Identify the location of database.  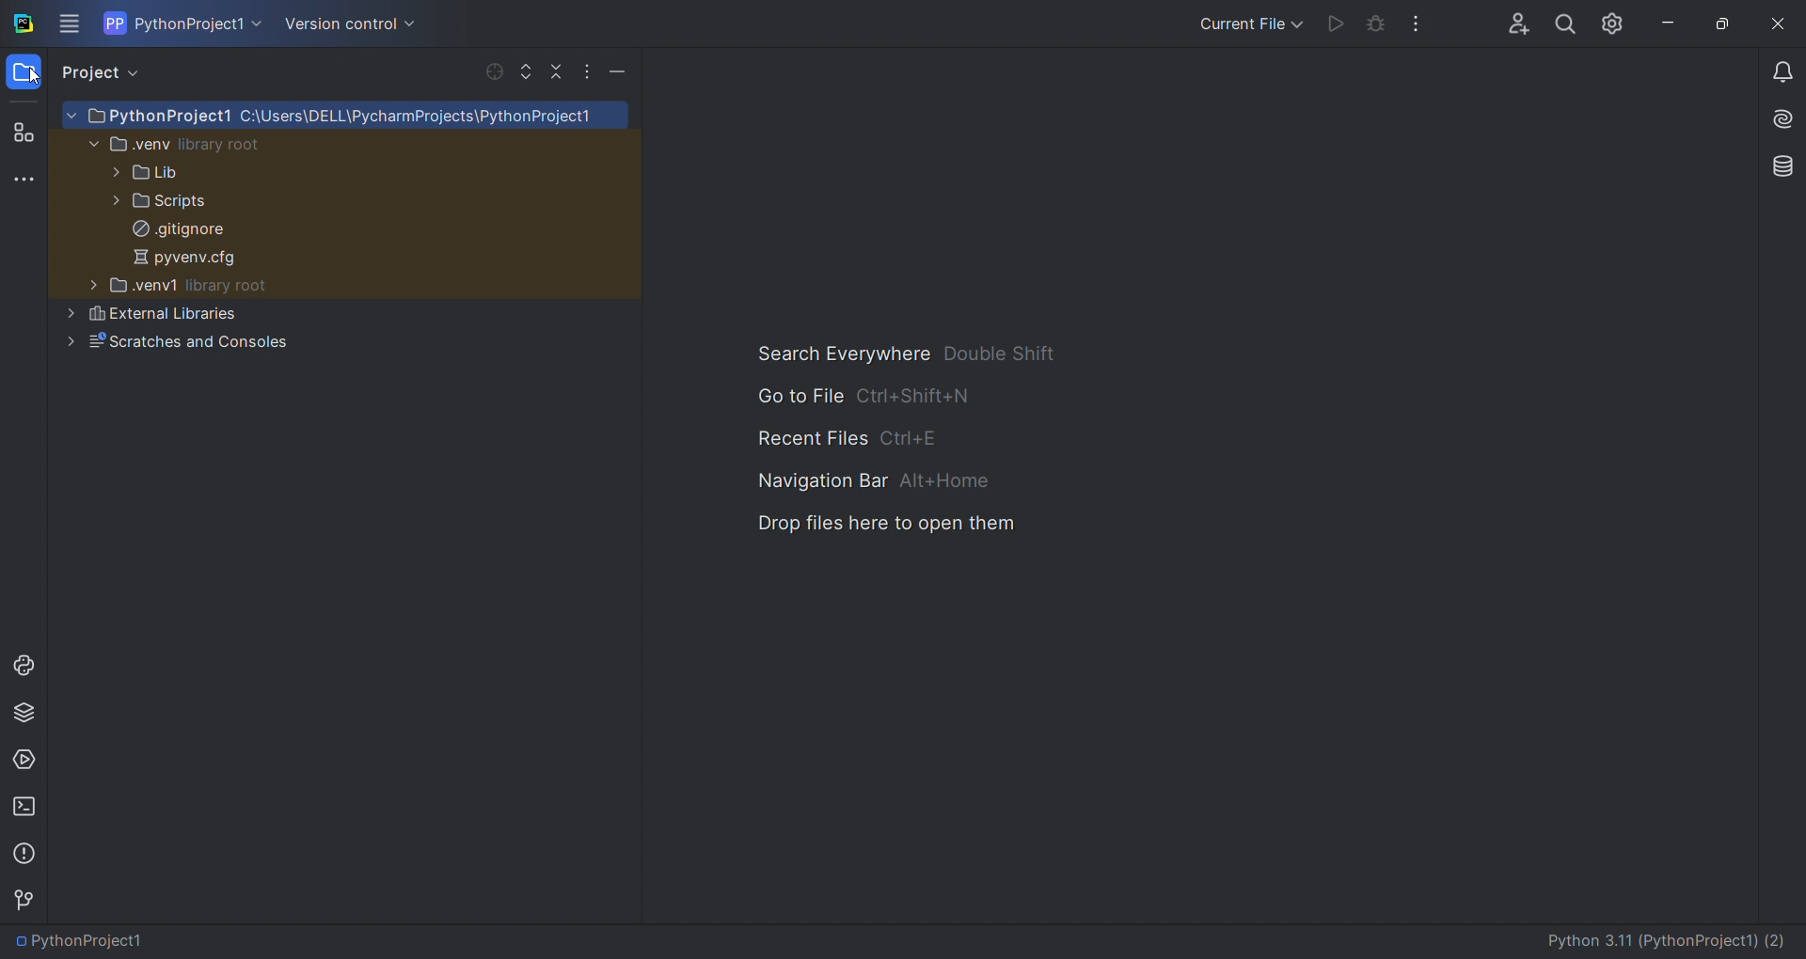
(1773, 165).